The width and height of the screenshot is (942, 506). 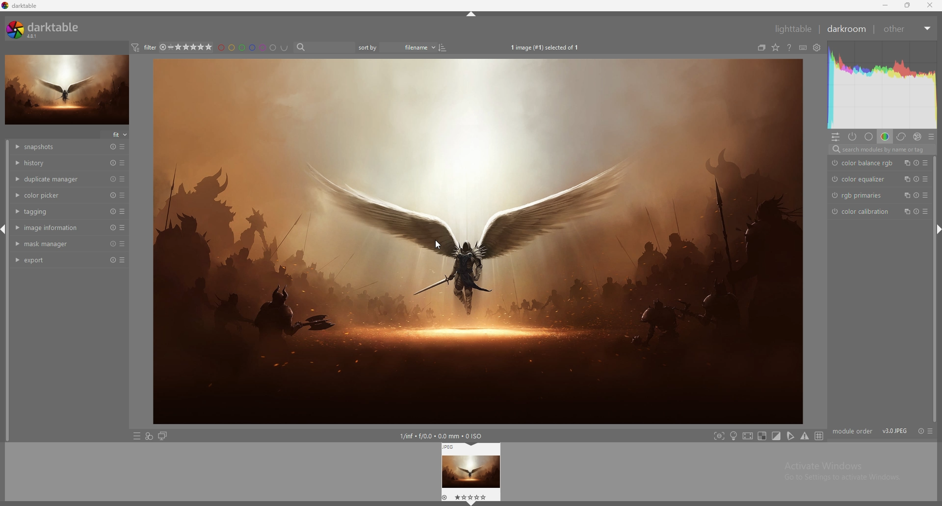 I want to click on hide, so click(x=3, y=231).